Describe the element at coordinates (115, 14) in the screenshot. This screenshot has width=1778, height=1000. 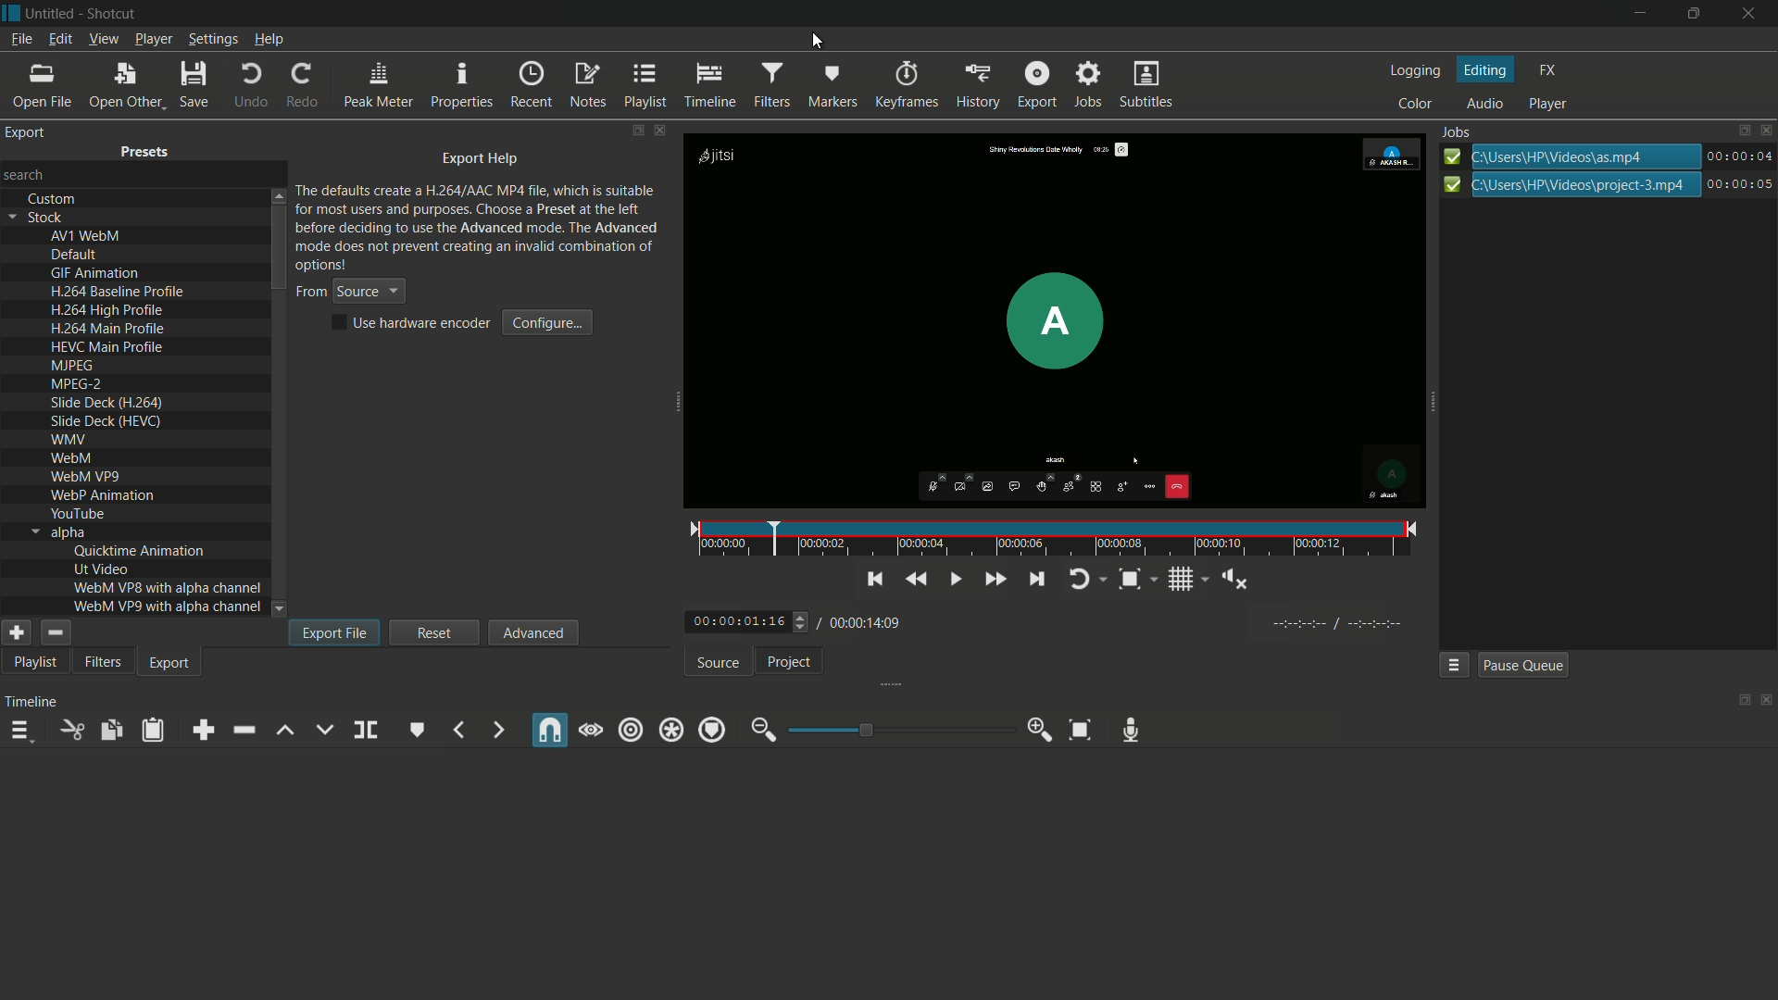
I see `app name` at that location.